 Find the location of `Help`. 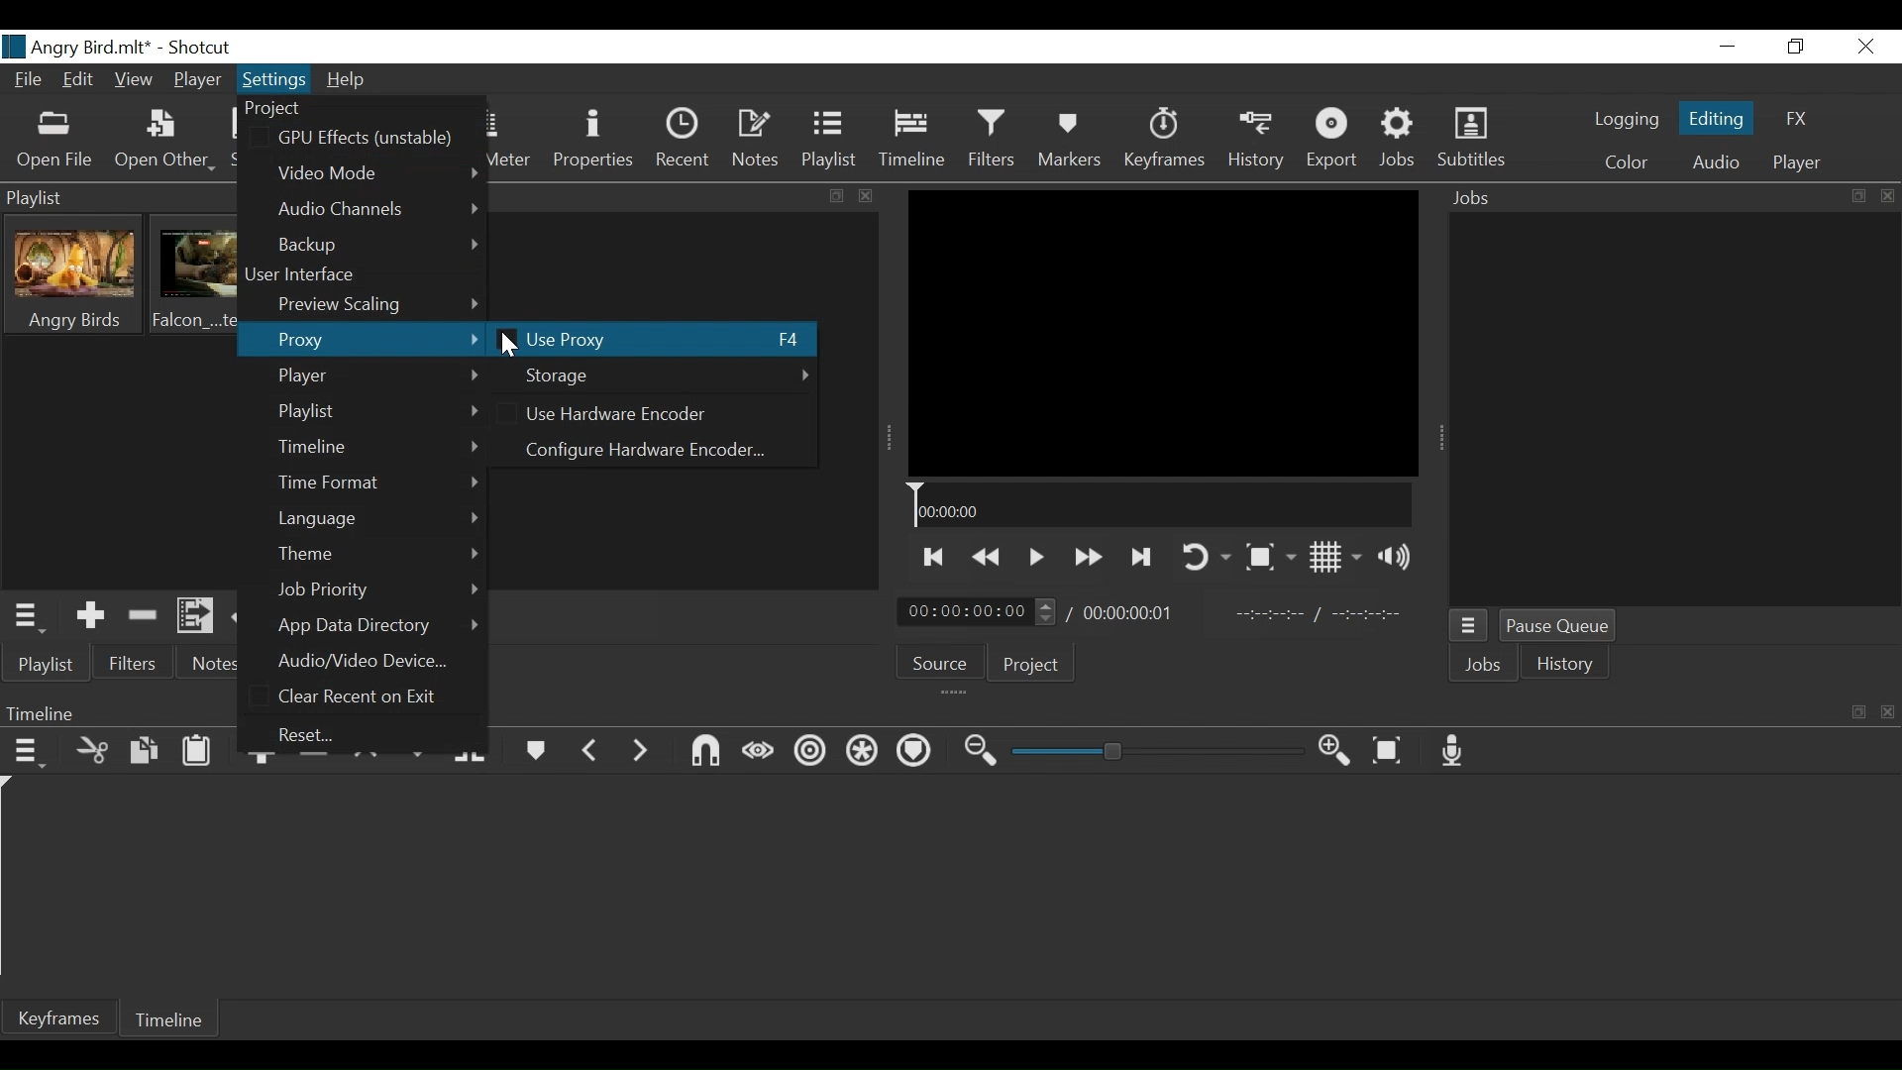

Help is located at coordinates (350, 81).